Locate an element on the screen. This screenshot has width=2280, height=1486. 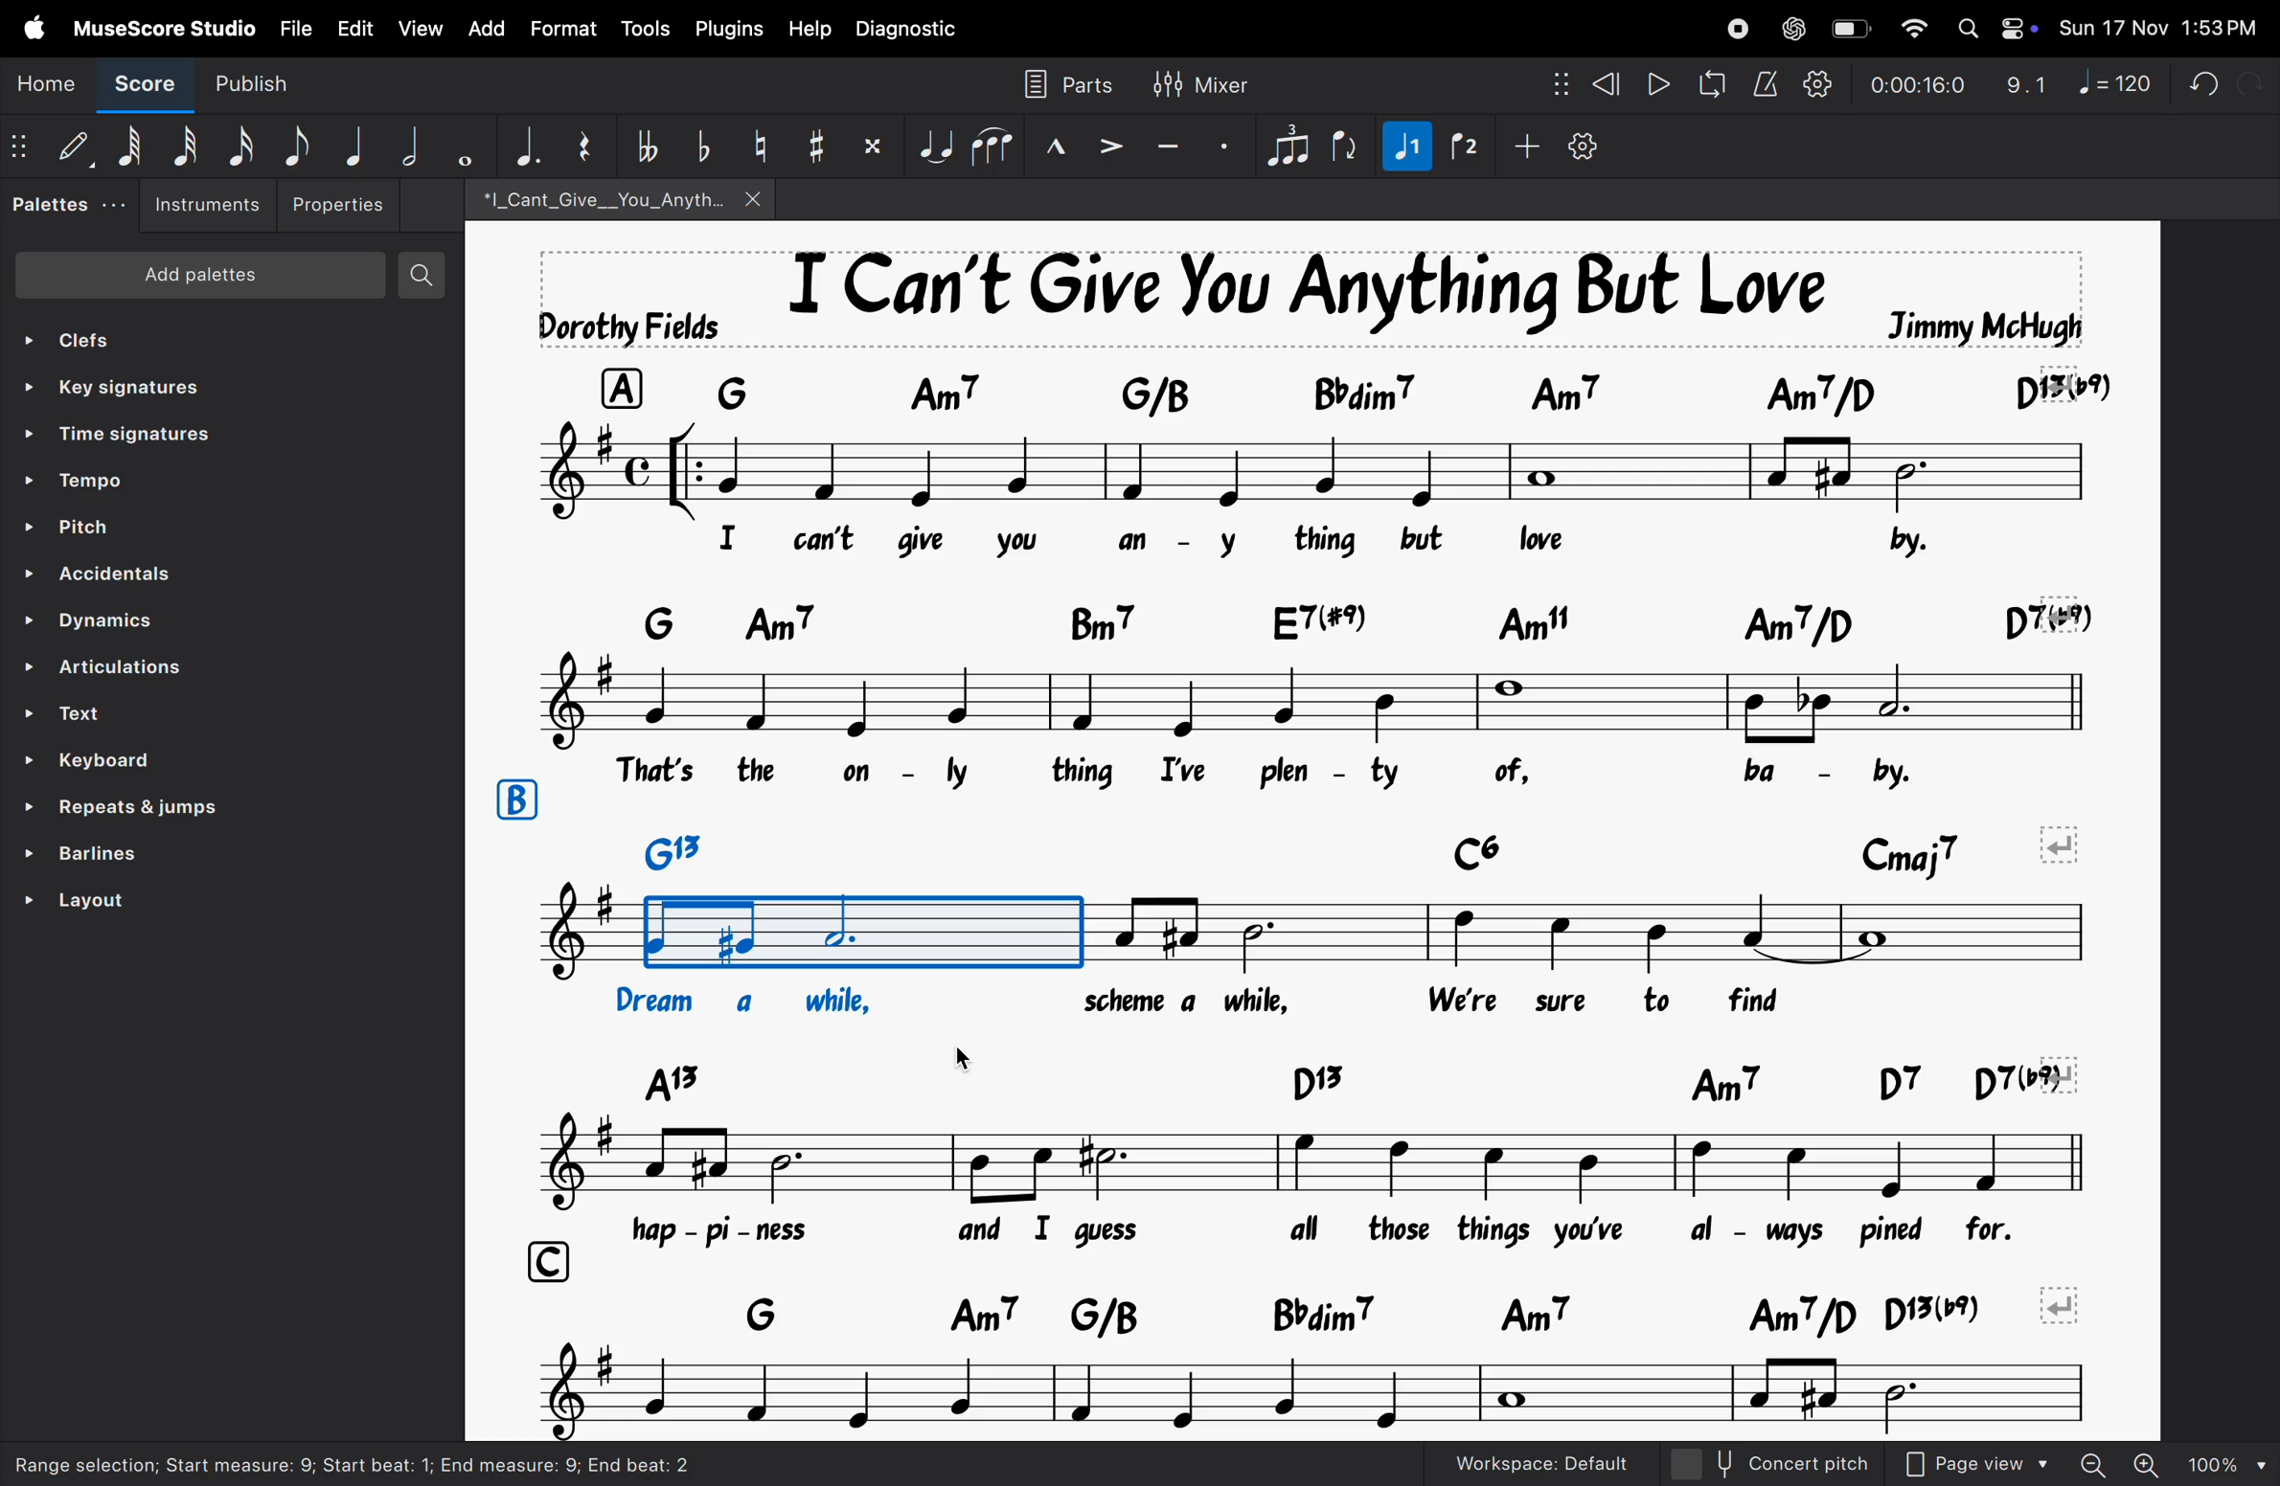
search is located at coordinates (423, 272).